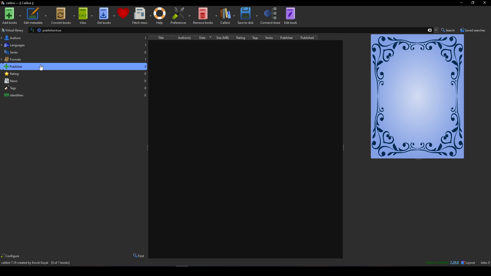 Image resolution: width=491 pixels, height=276 pixels. What do you see at coordinates (12, 16) in the screenshot?
I see `Add books` at bounding box center [12, 16].